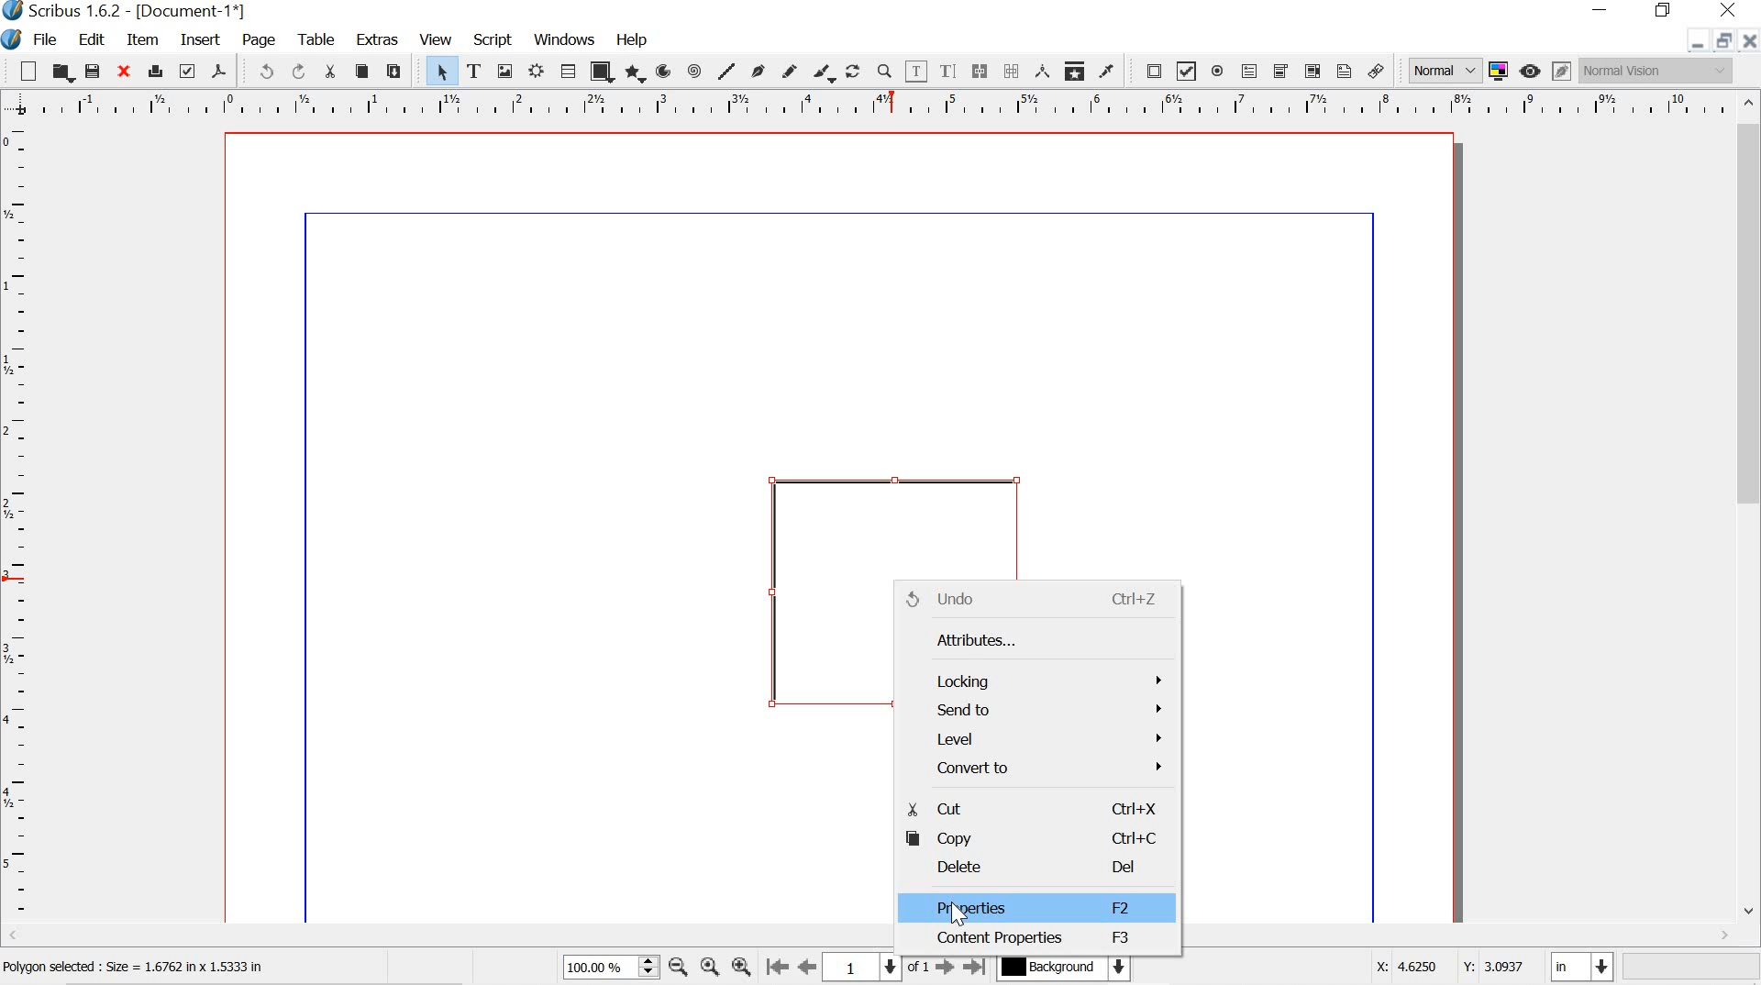  What do you see at coordinates (1036, 676) in the screenshot?
I see `Locking` at bounding box center [1036, 676].